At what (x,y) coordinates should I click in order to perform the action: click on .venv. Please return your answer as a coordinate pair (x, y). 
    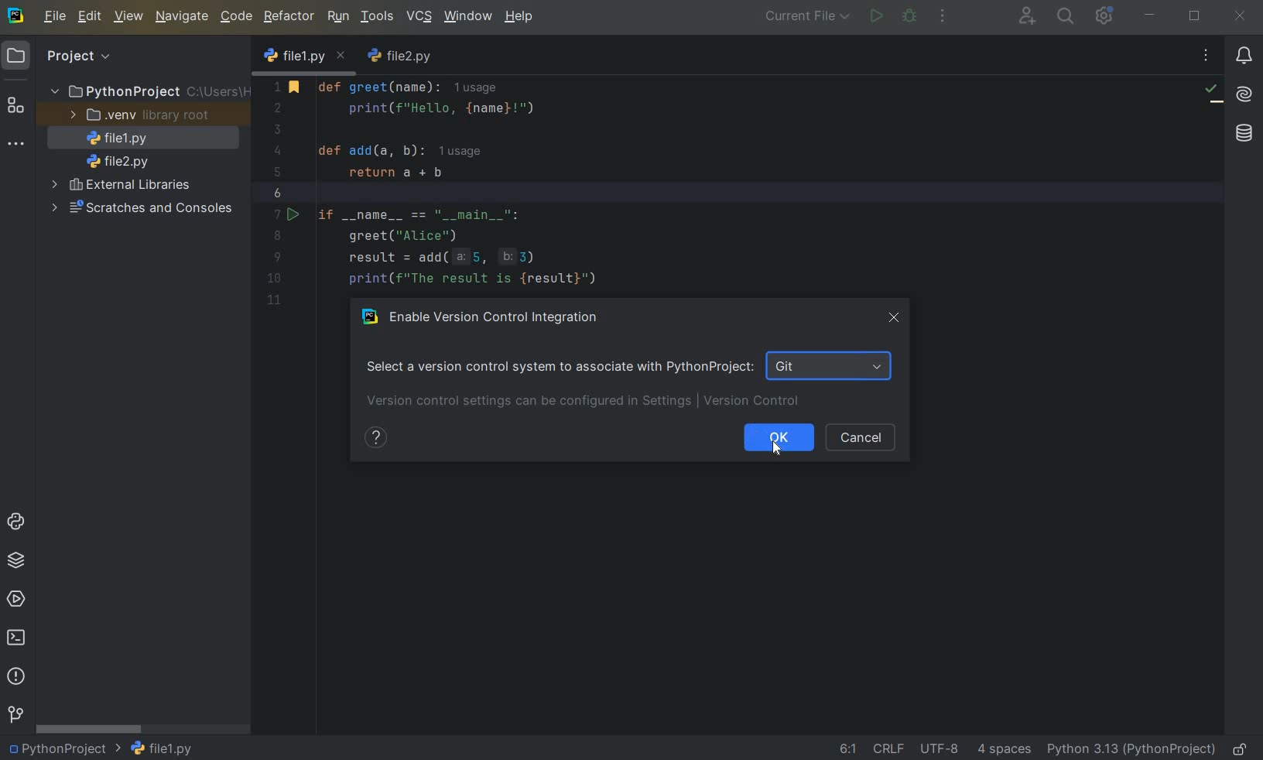
    Looking at the image, I should click on (137, 115).